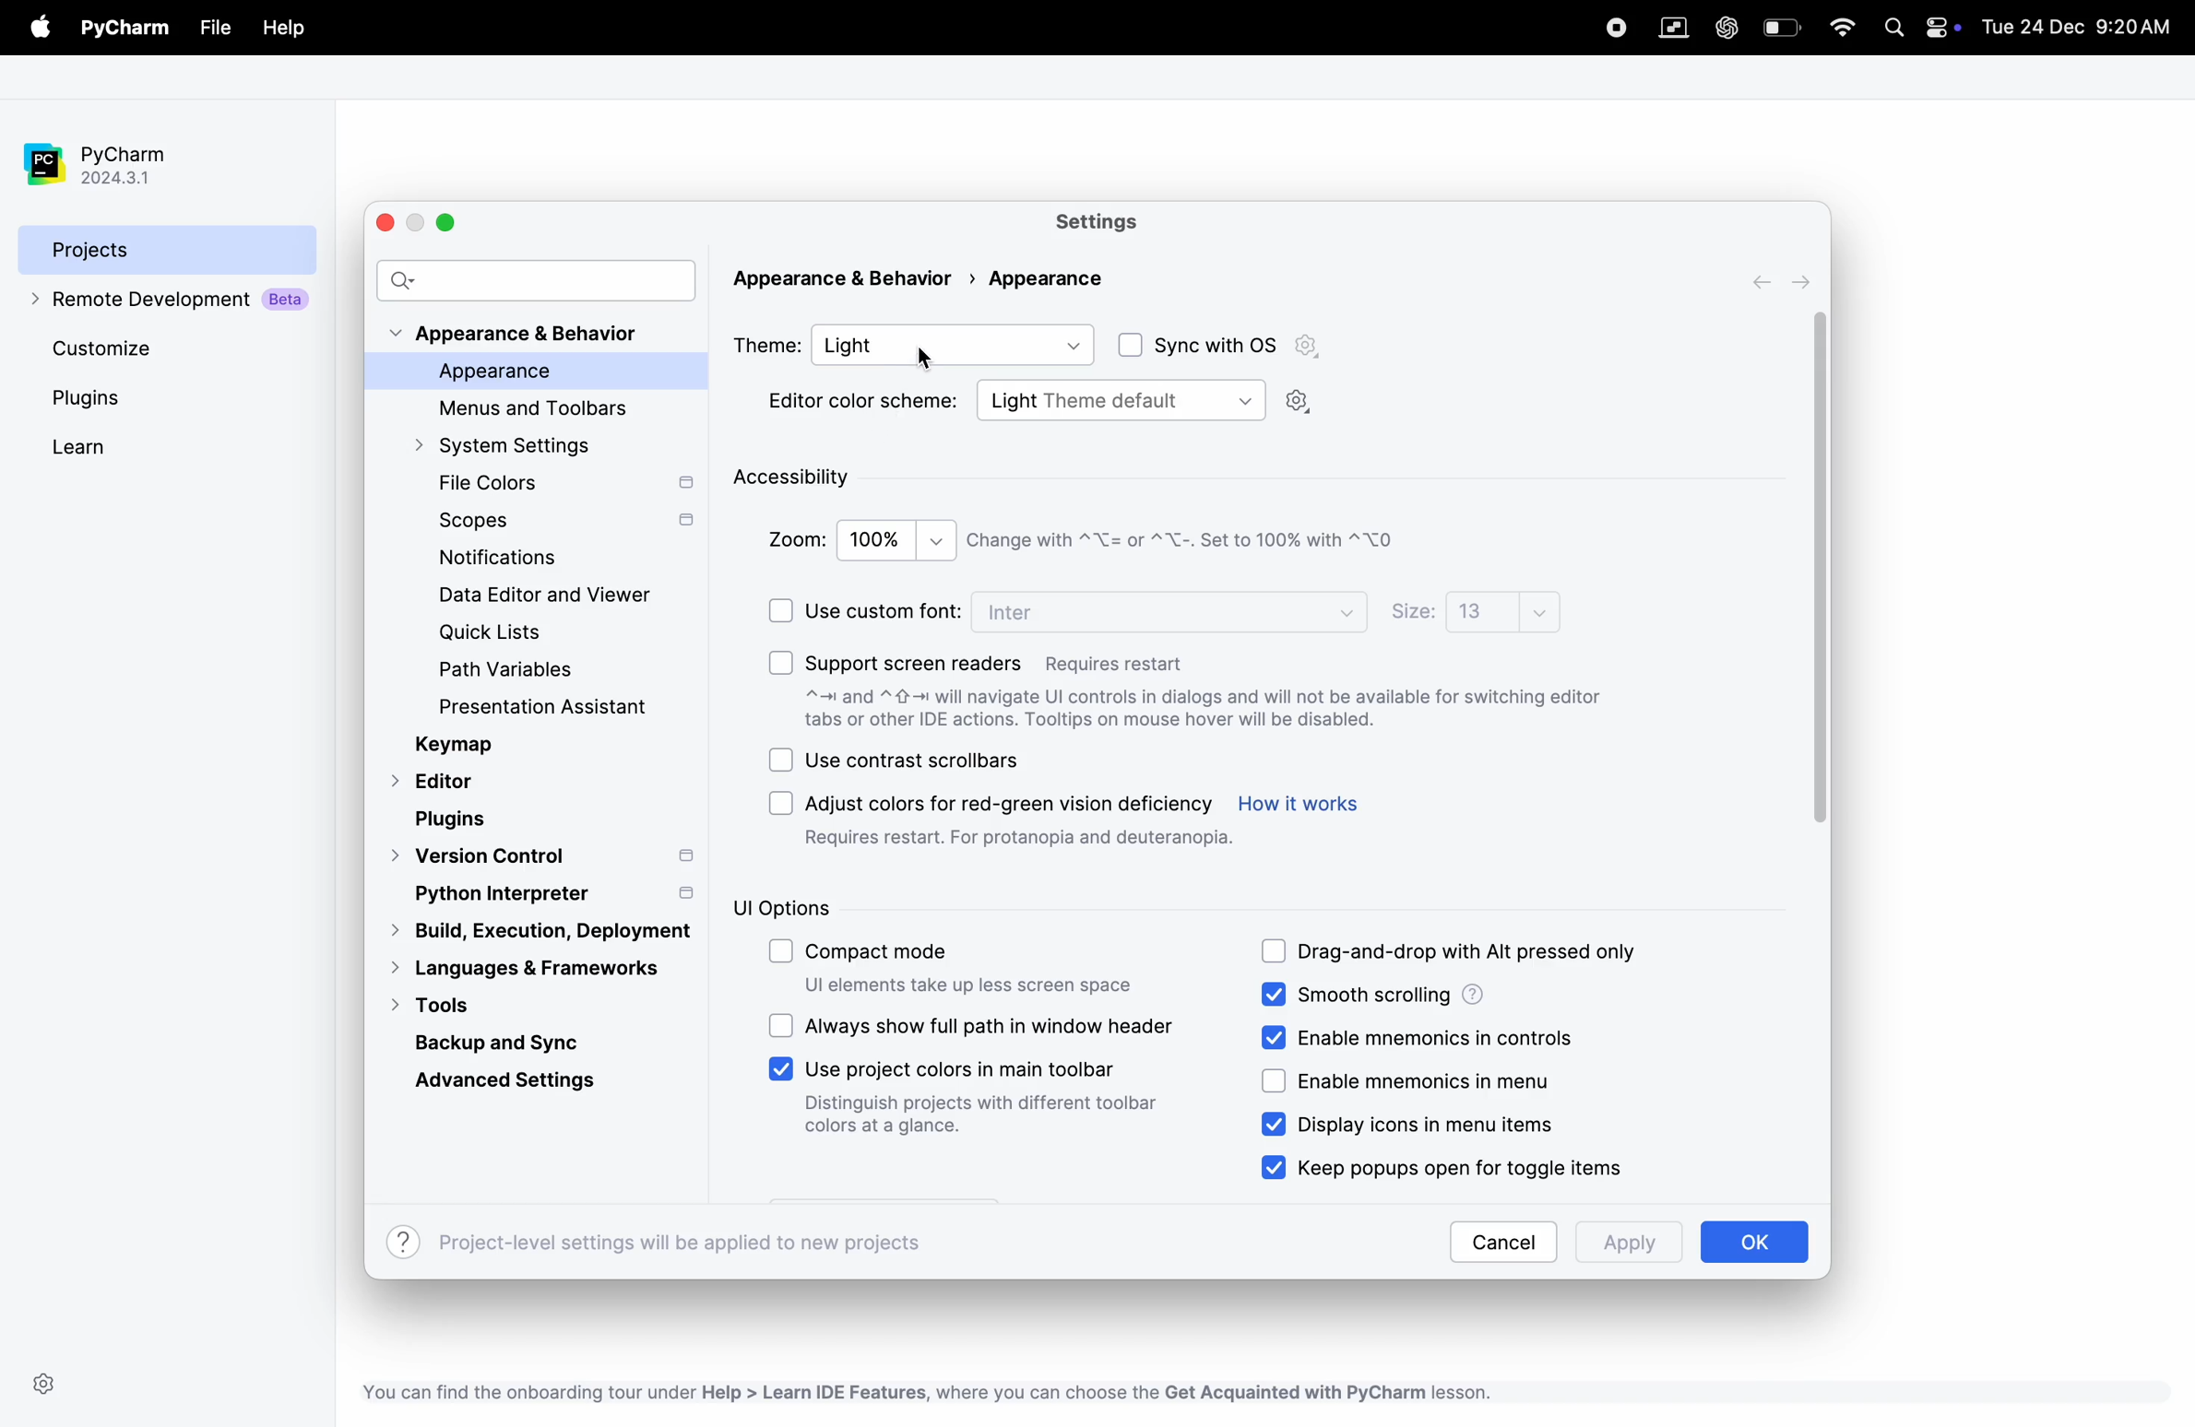 The width and height of the screenshot is (2195, 1427). I want to click on settings, so click(1299, 404).